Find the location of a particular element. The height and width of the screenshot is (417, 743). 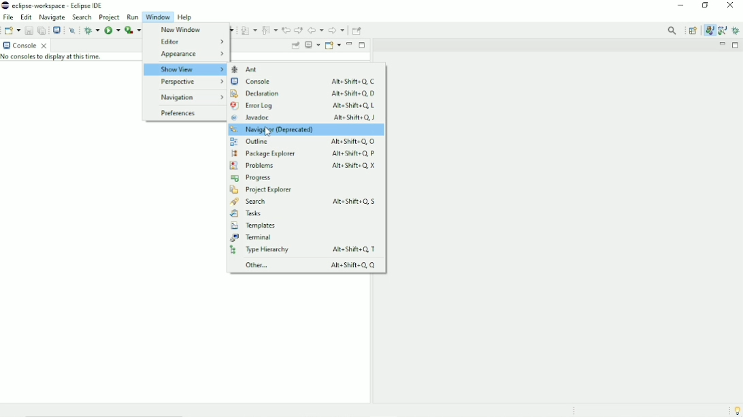

Next edit location is located at coordinates (298, 30).